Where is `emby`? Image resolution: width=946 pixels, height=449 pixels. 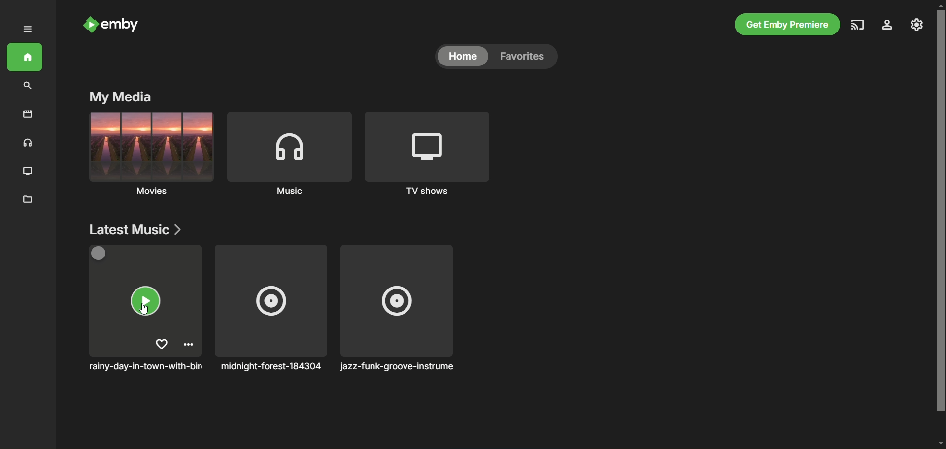
emby is located at coordinates (112, 25).